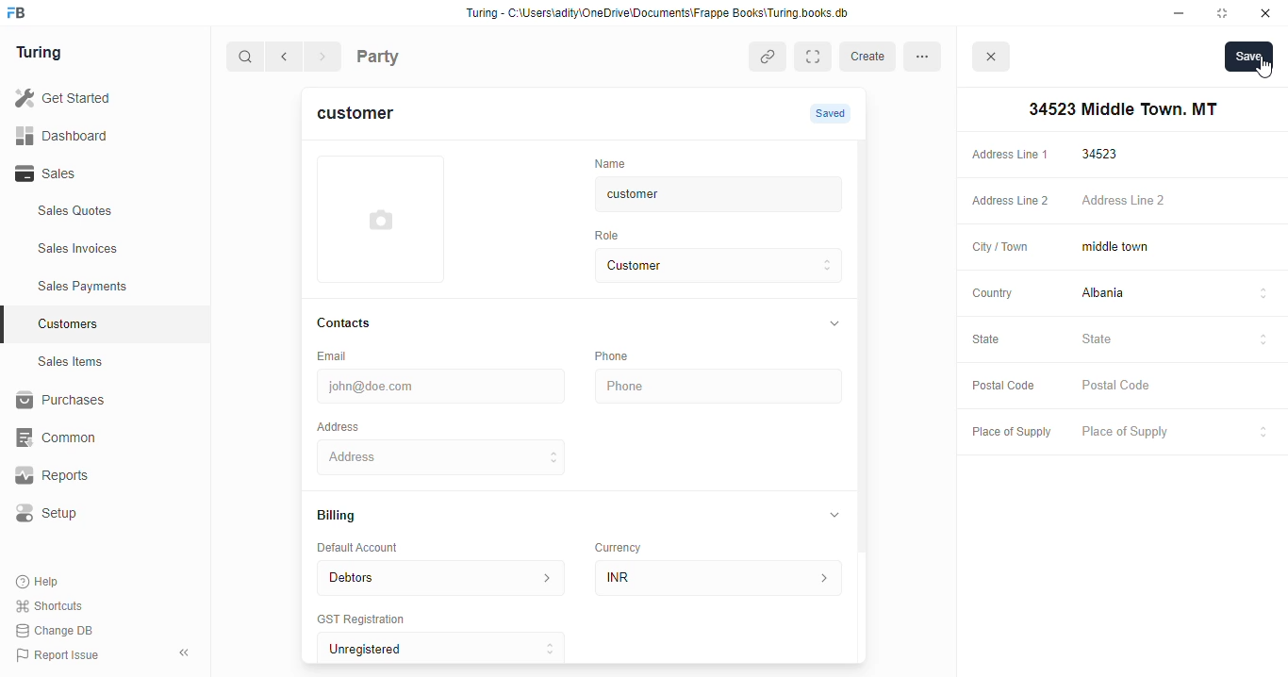  I want to click on INR, so click(722, 577).